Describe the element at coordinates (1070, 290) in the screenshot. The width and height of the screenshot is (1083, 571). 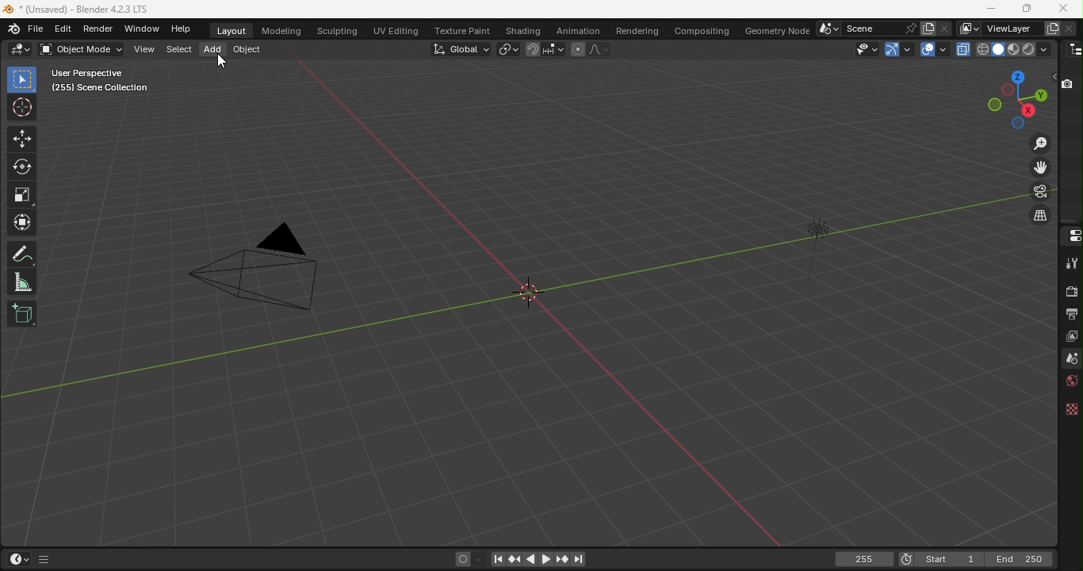
I see `Render` at that location.